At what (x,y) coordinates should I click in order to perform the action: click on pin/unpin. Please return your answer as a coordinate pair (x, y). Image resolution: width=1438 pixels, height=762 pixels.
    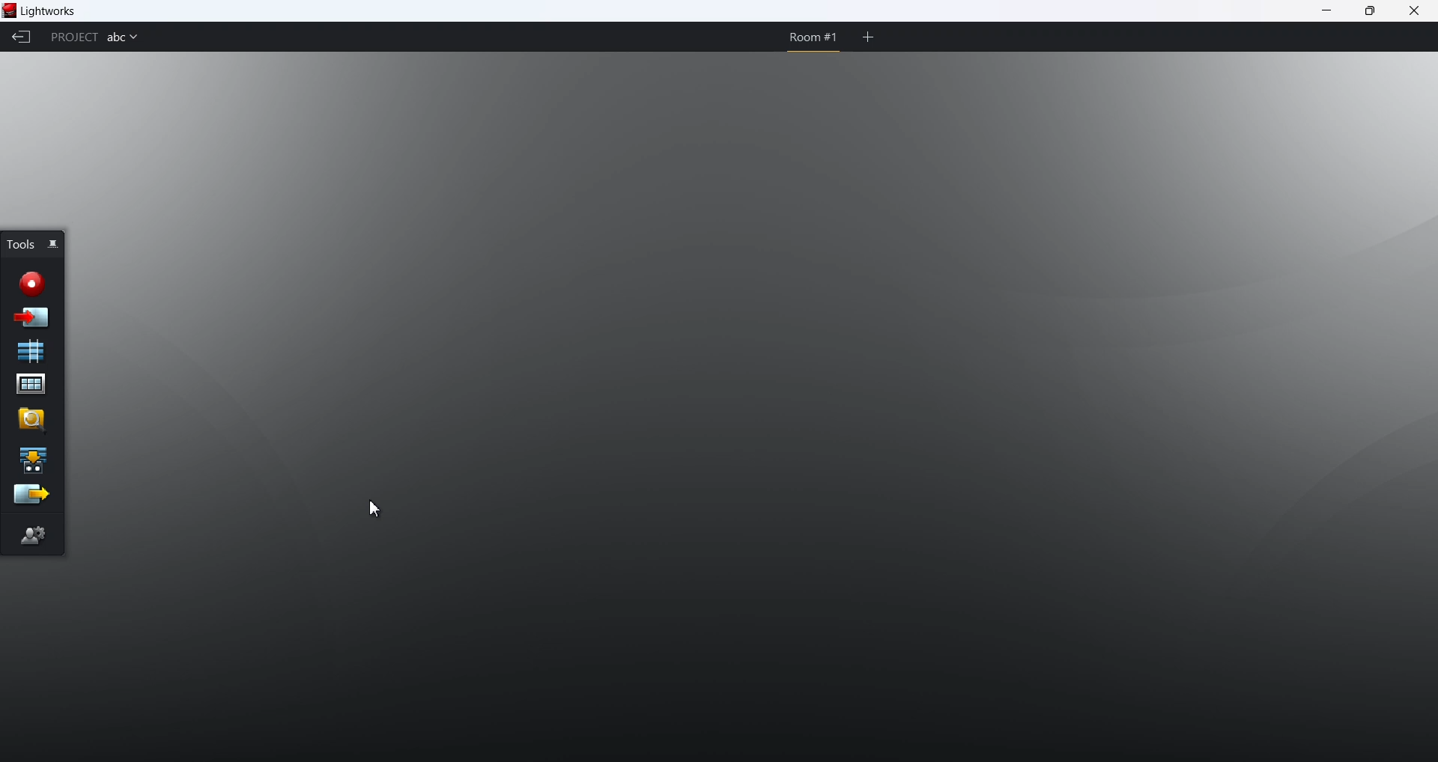
    Looking at the image, I should click on (56, 245).